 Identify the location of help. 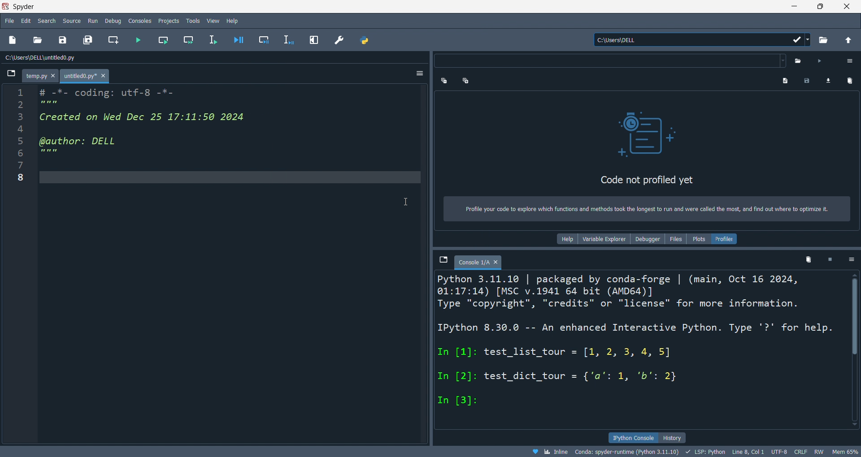
(234, 21).